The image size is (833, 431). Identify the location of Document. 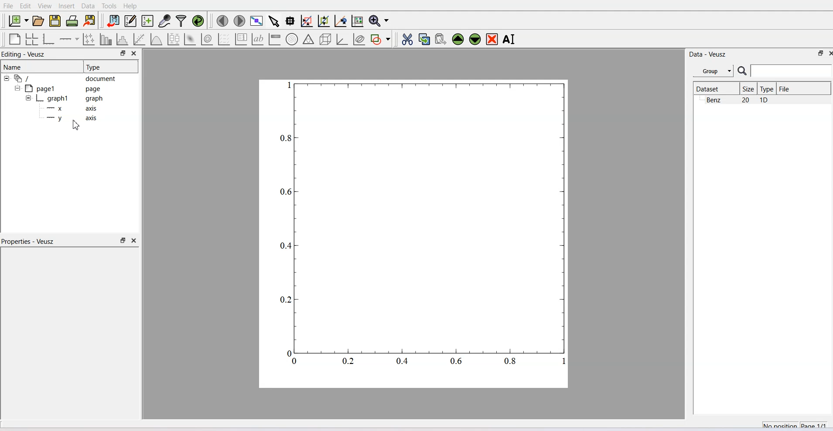
(65, 78).